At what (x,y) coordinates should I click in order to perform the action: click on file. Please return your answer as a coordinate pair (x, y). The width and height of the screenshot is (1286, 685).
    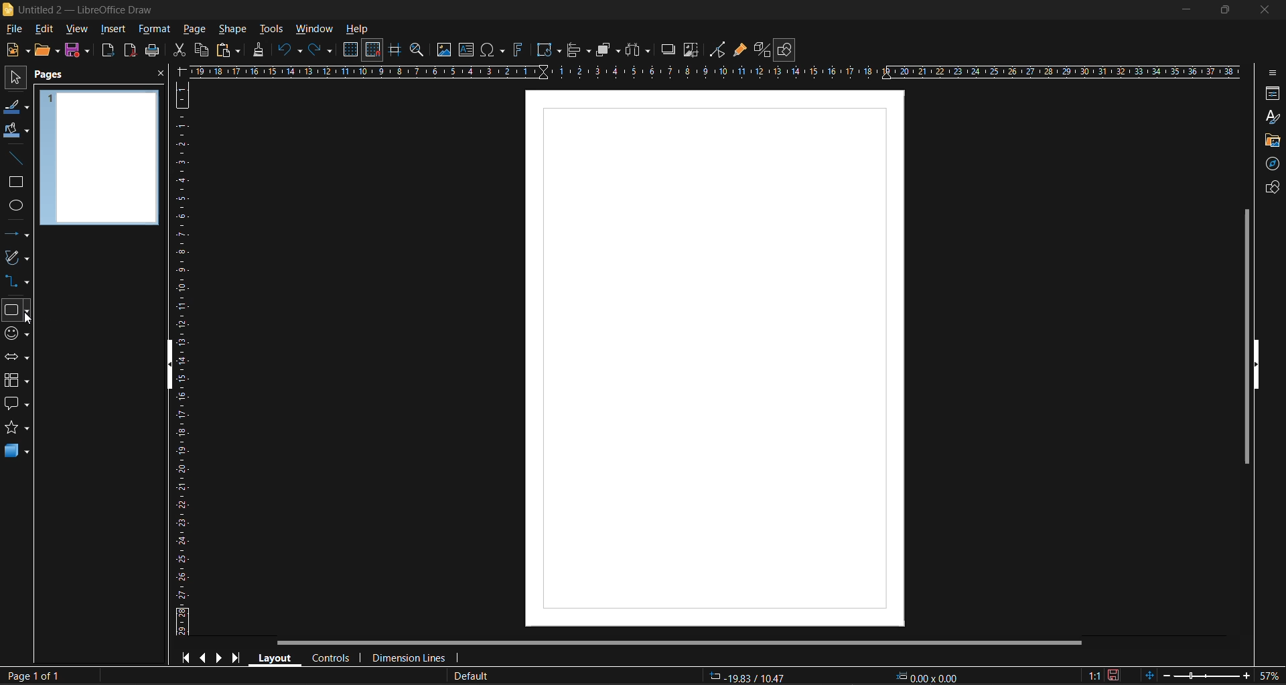
    Looking at the image, I should click on (16, 30).